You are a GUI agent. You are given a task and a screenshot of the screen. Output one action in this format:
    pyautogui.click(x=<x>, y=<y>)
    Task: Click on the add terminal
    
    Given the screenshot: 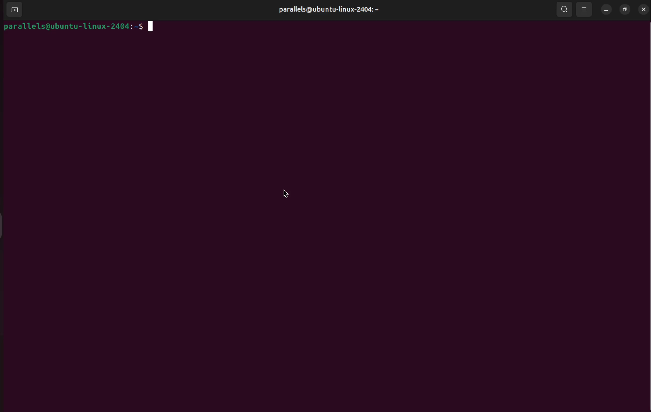 What is the action you would take?
    pyautogui.click(x=14, y=9)
    